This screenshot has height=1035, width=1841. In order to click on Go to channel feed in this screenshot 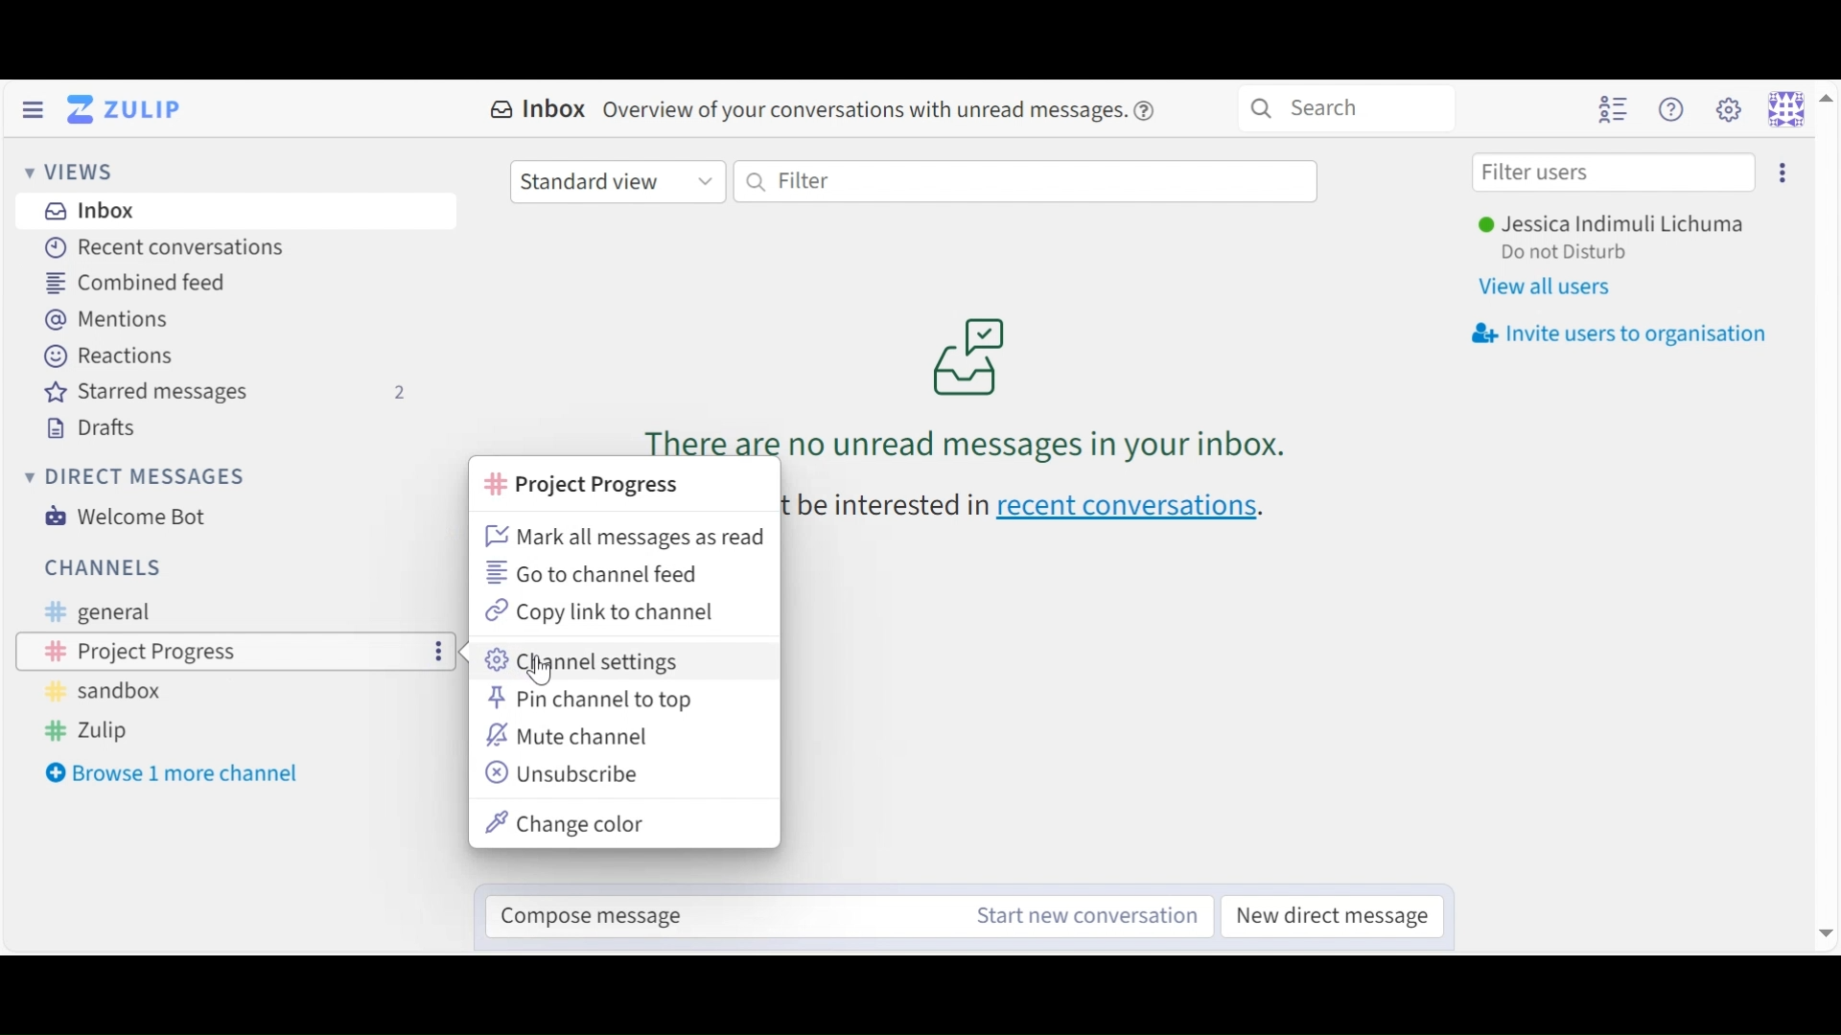, I will do `click(605, 574)`.